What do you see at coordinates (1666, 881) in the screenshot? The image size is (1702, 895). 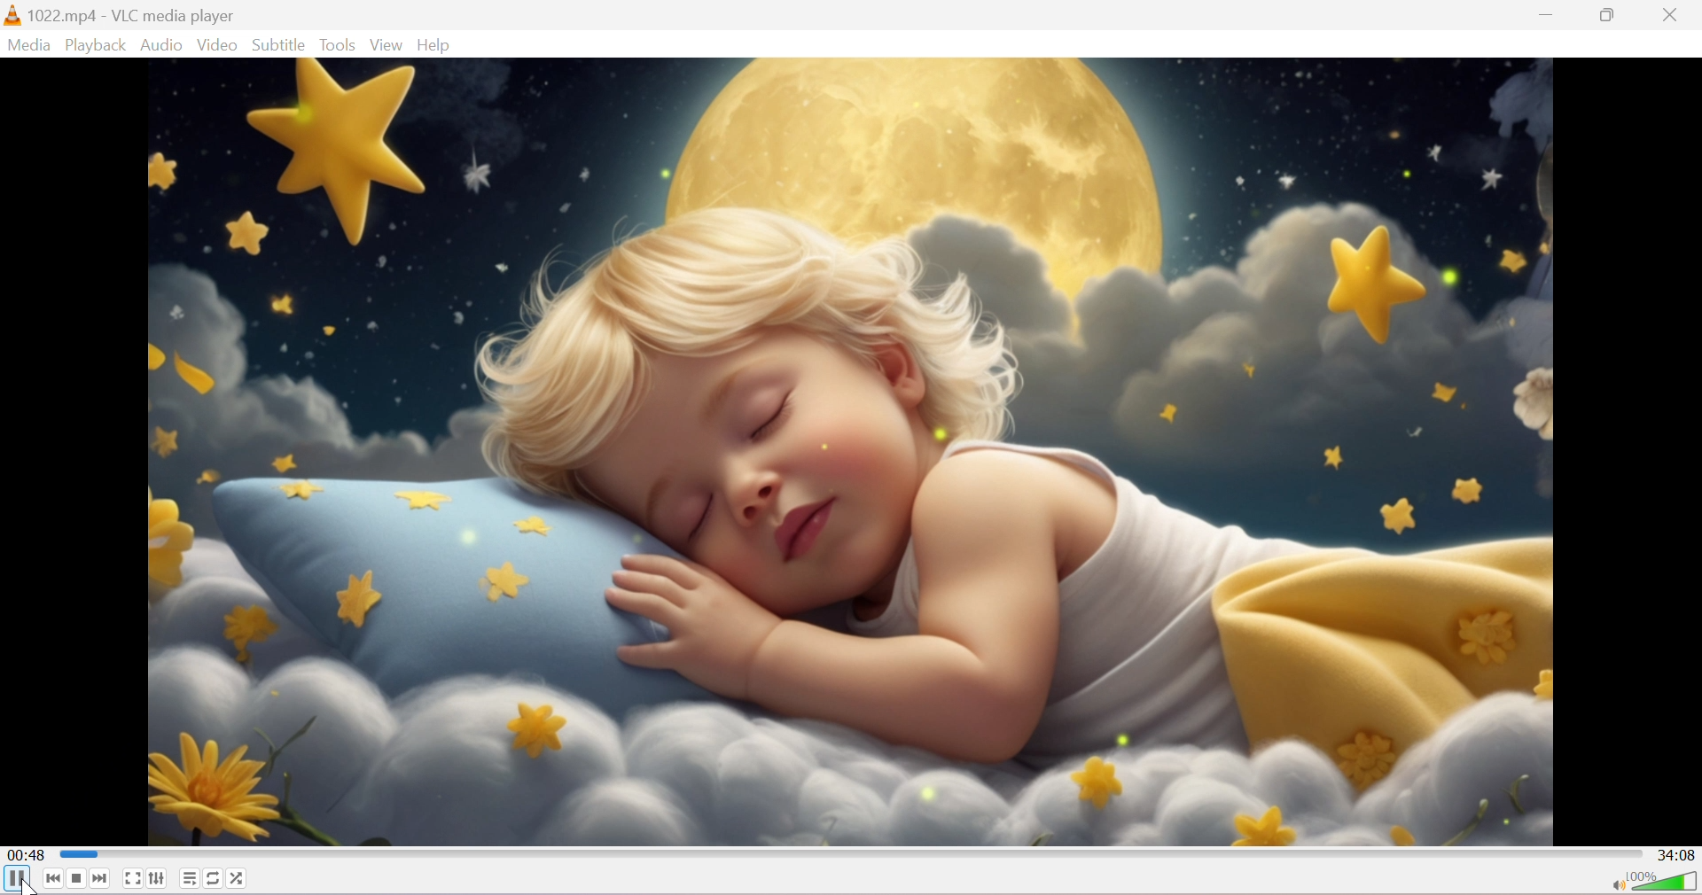 I see `Volume` at bounding box center [1666, 881].